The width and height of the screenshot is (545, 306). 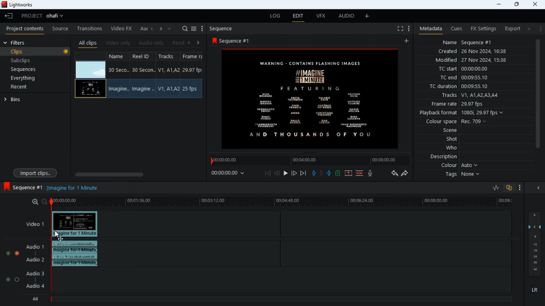 I want to click on ratio, so click(x=496, y=187).